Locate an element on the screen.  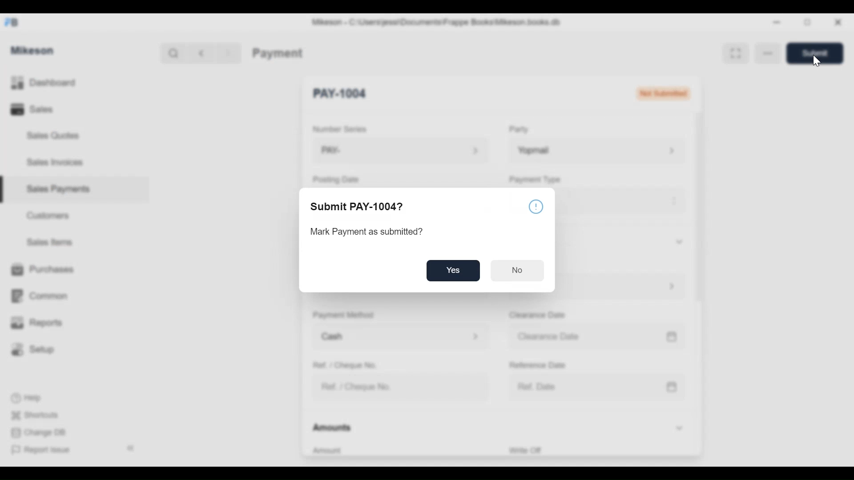
No is located at coordinates (518, 269).